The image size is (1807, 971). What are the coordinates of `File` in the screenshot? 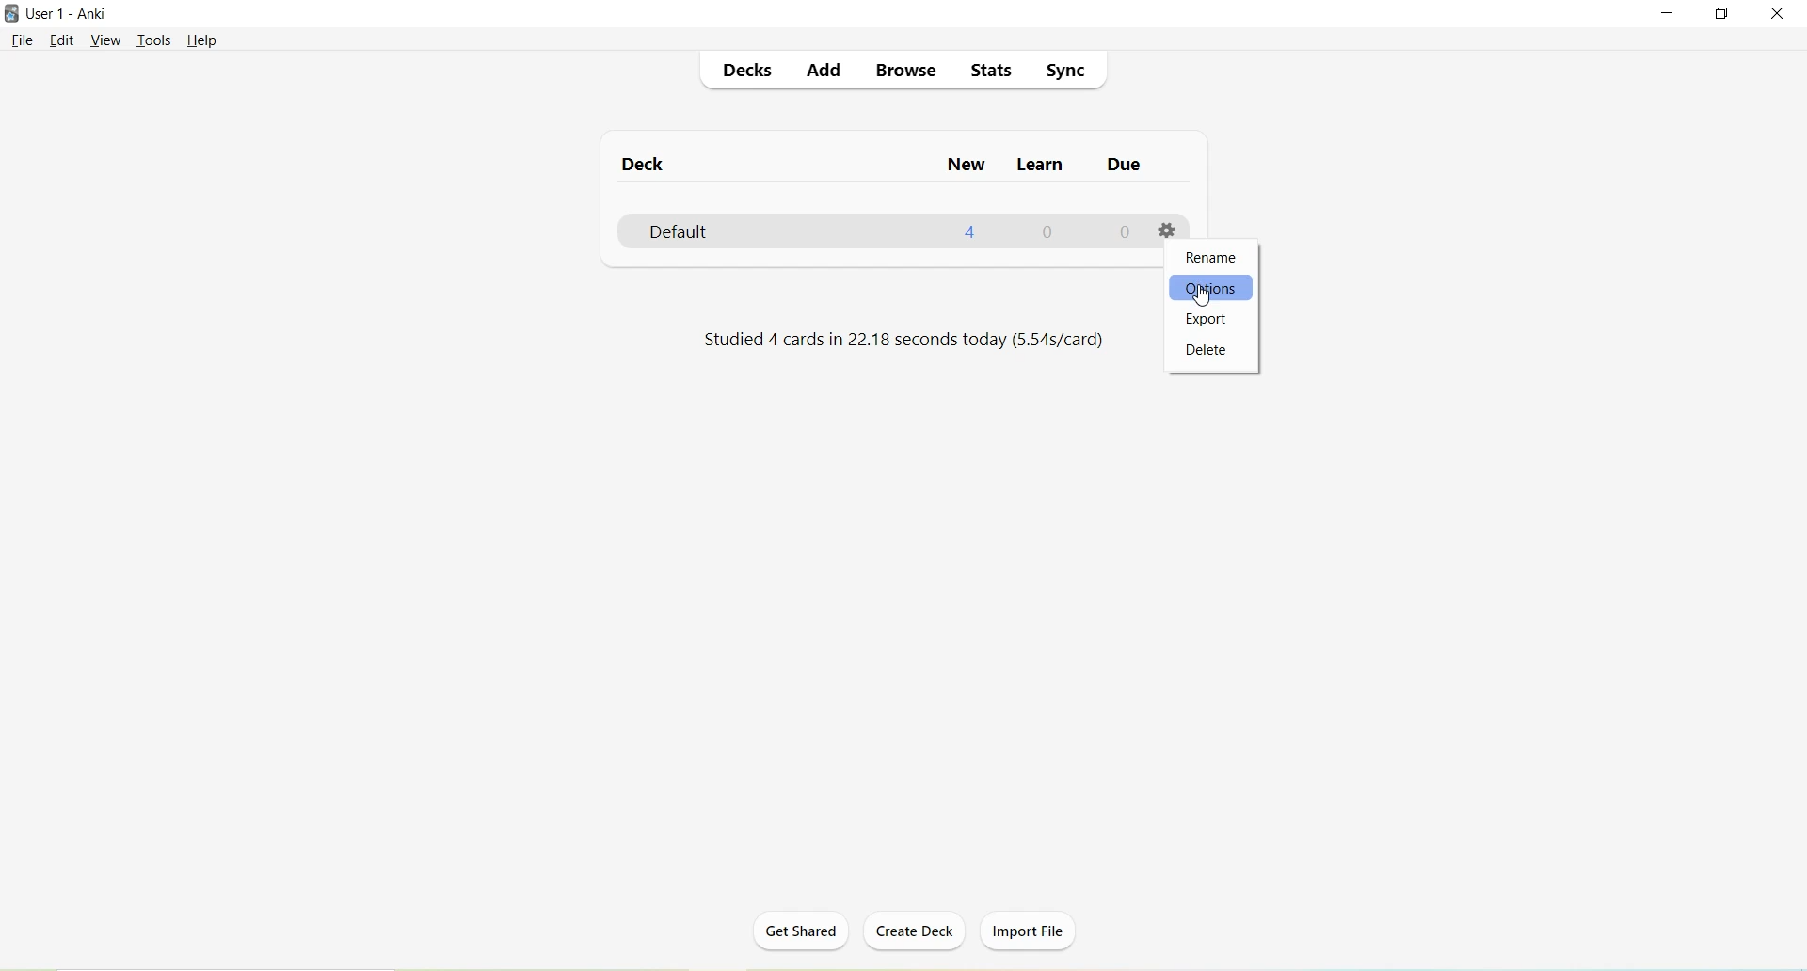 It's located at (22, 40).